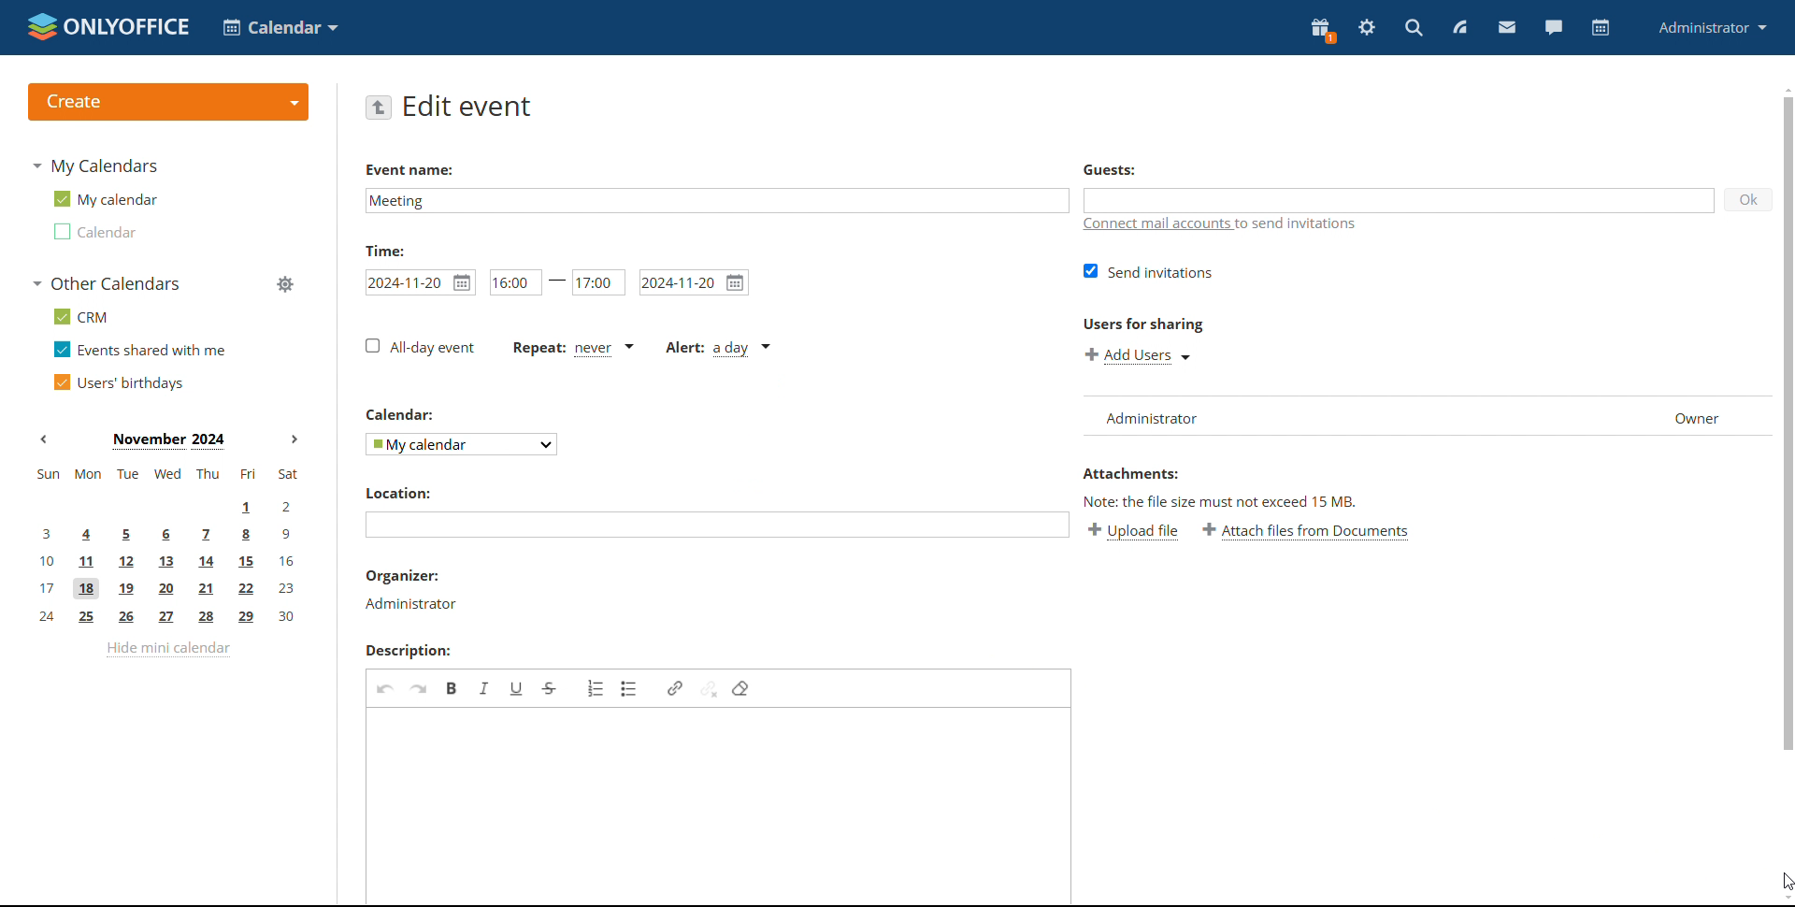 Image resolution: width=1795 pixels, height=907 pixels. Describe the element at coordinates (1507, 29) in the screenshot. I see `mail` at that location.